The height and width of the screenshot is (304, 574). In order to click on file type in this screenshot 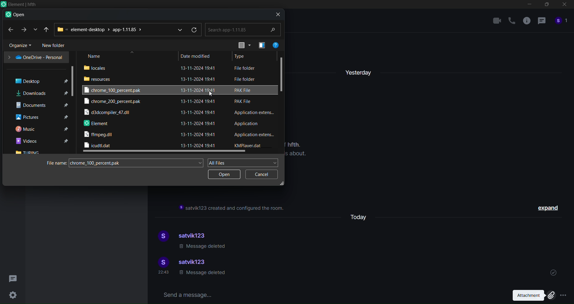, I will do `click(254, 106)`.